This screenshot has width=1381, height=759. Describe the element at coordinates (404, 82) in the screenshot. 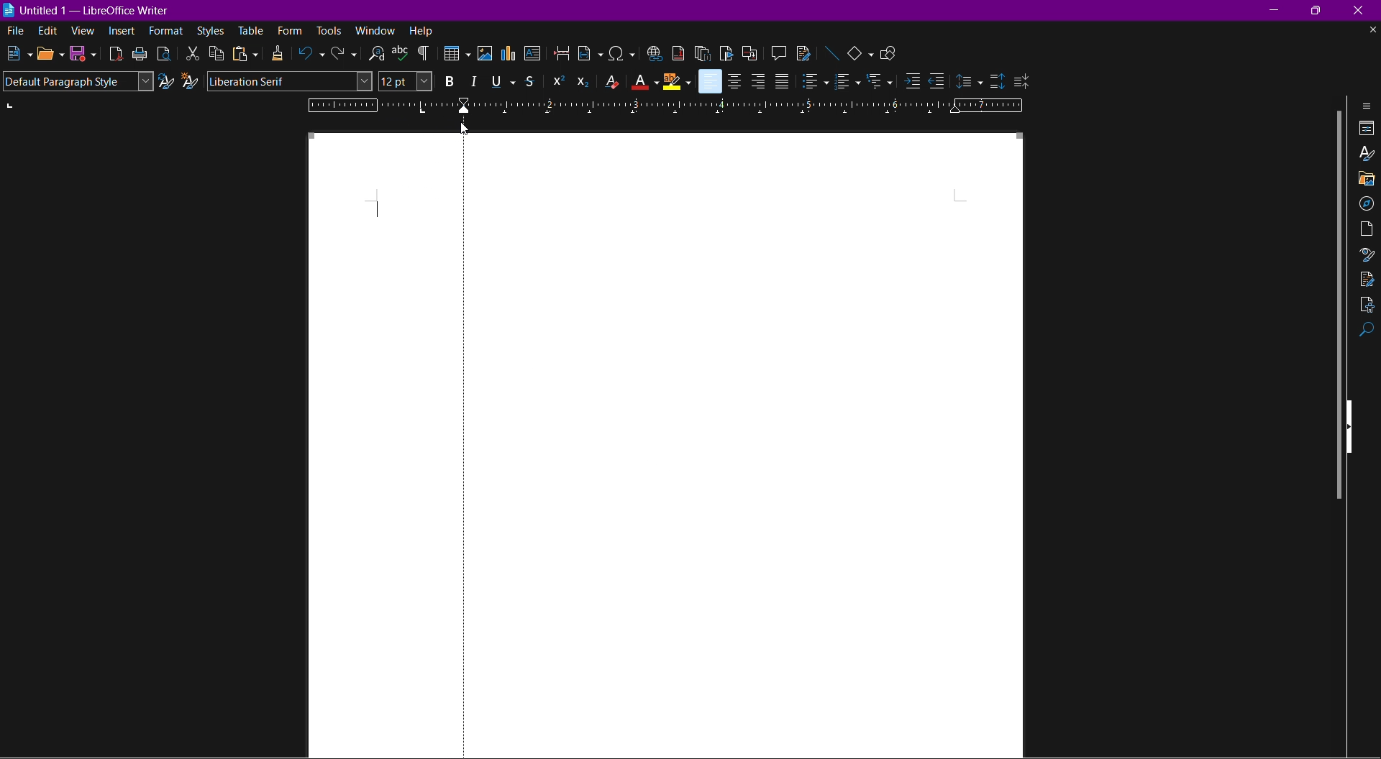

I see `Font size` at that location.